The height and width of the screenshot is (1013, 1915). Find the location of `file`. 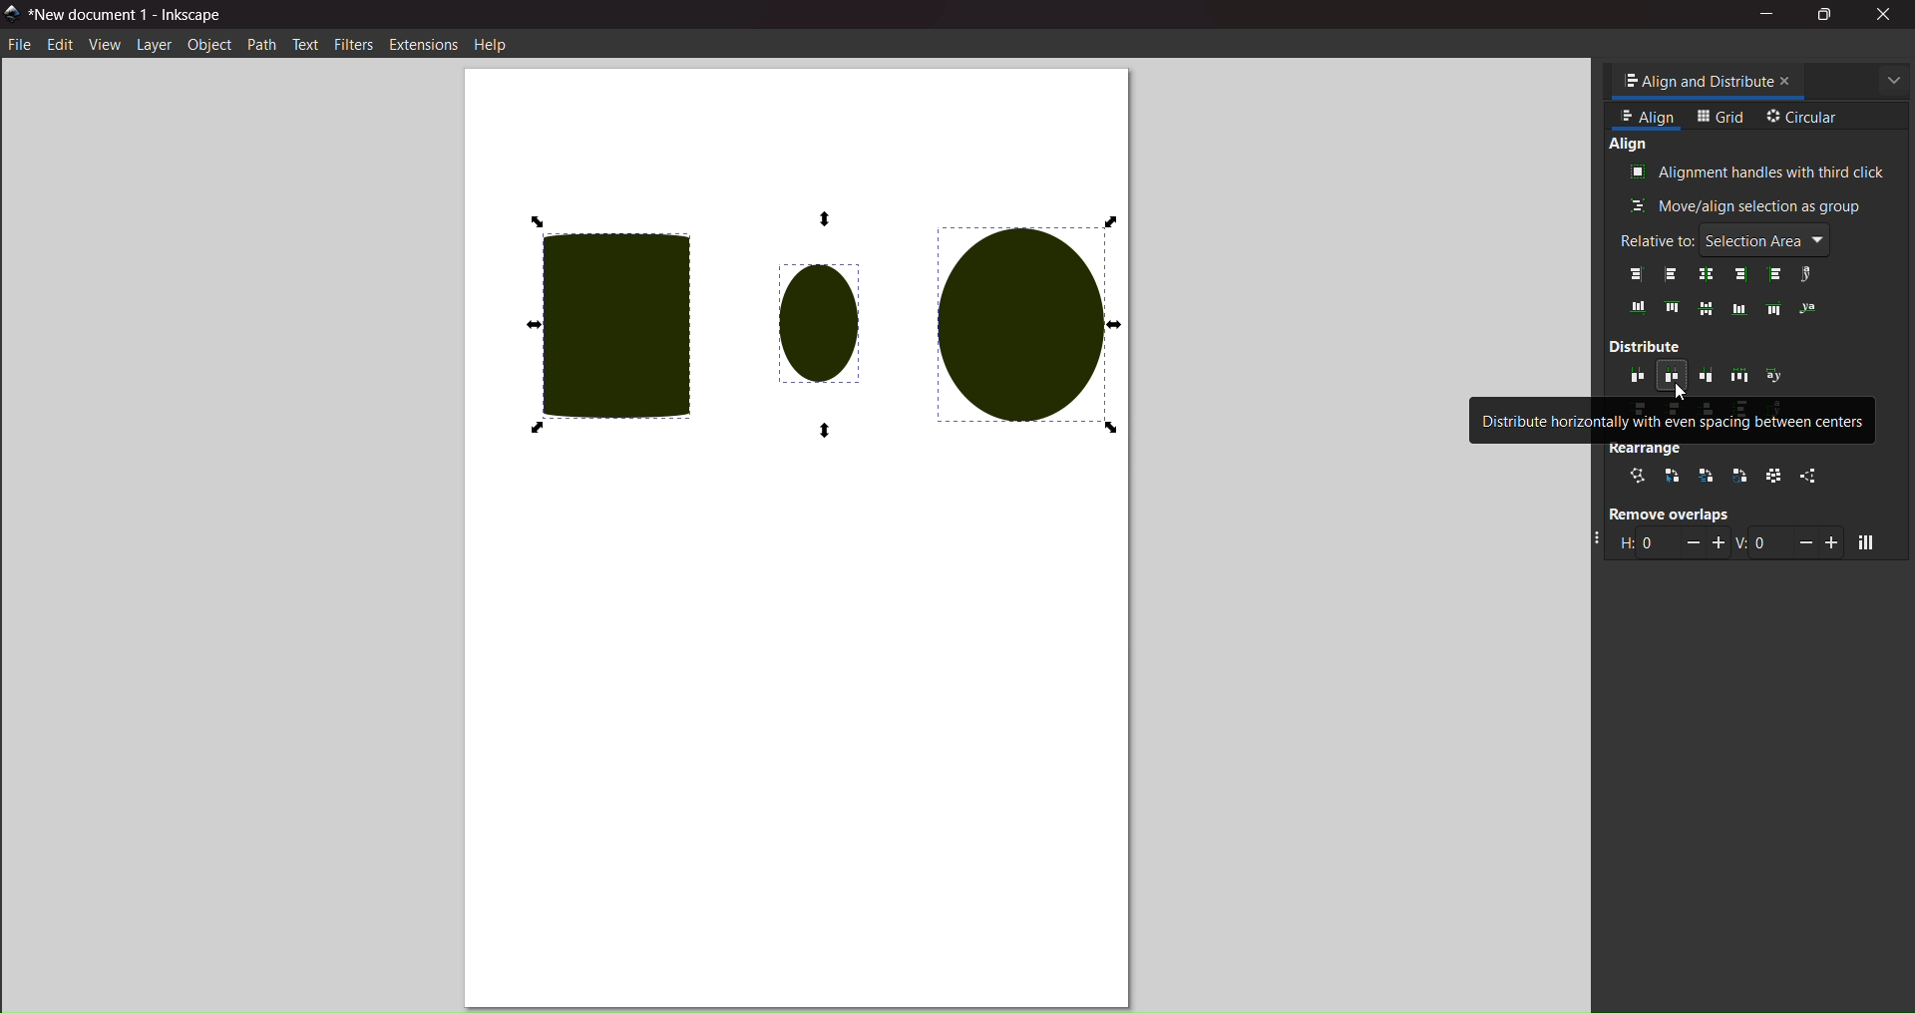

file is located at coordinates (22, 46).